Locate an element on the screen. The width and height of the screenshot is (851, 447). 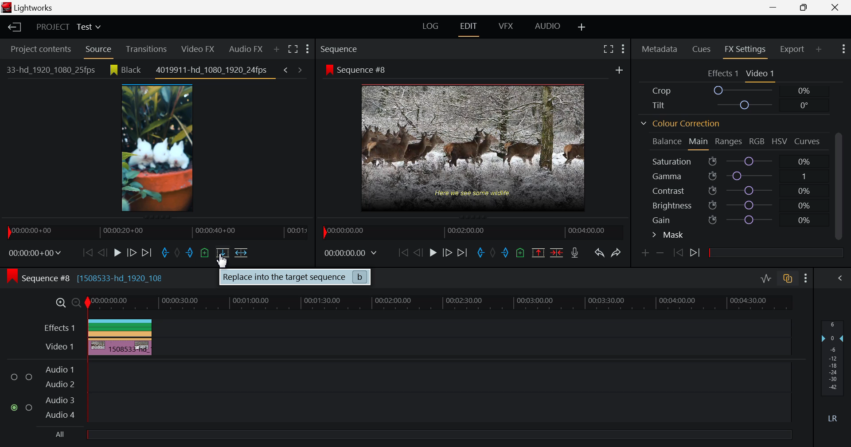
Source is located at coordinates (98, 50).